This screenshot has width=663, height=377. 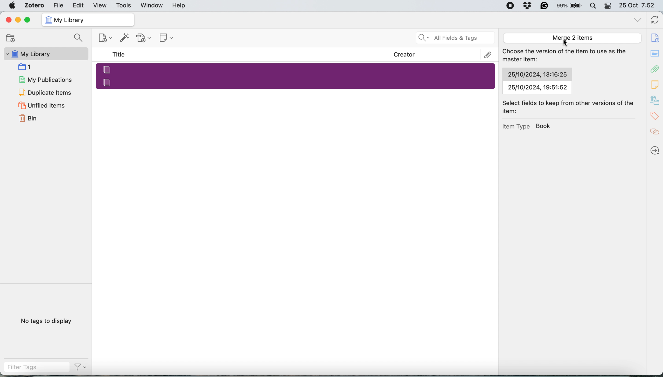 I want to click on Grammarly, so click(x=545, y=5).